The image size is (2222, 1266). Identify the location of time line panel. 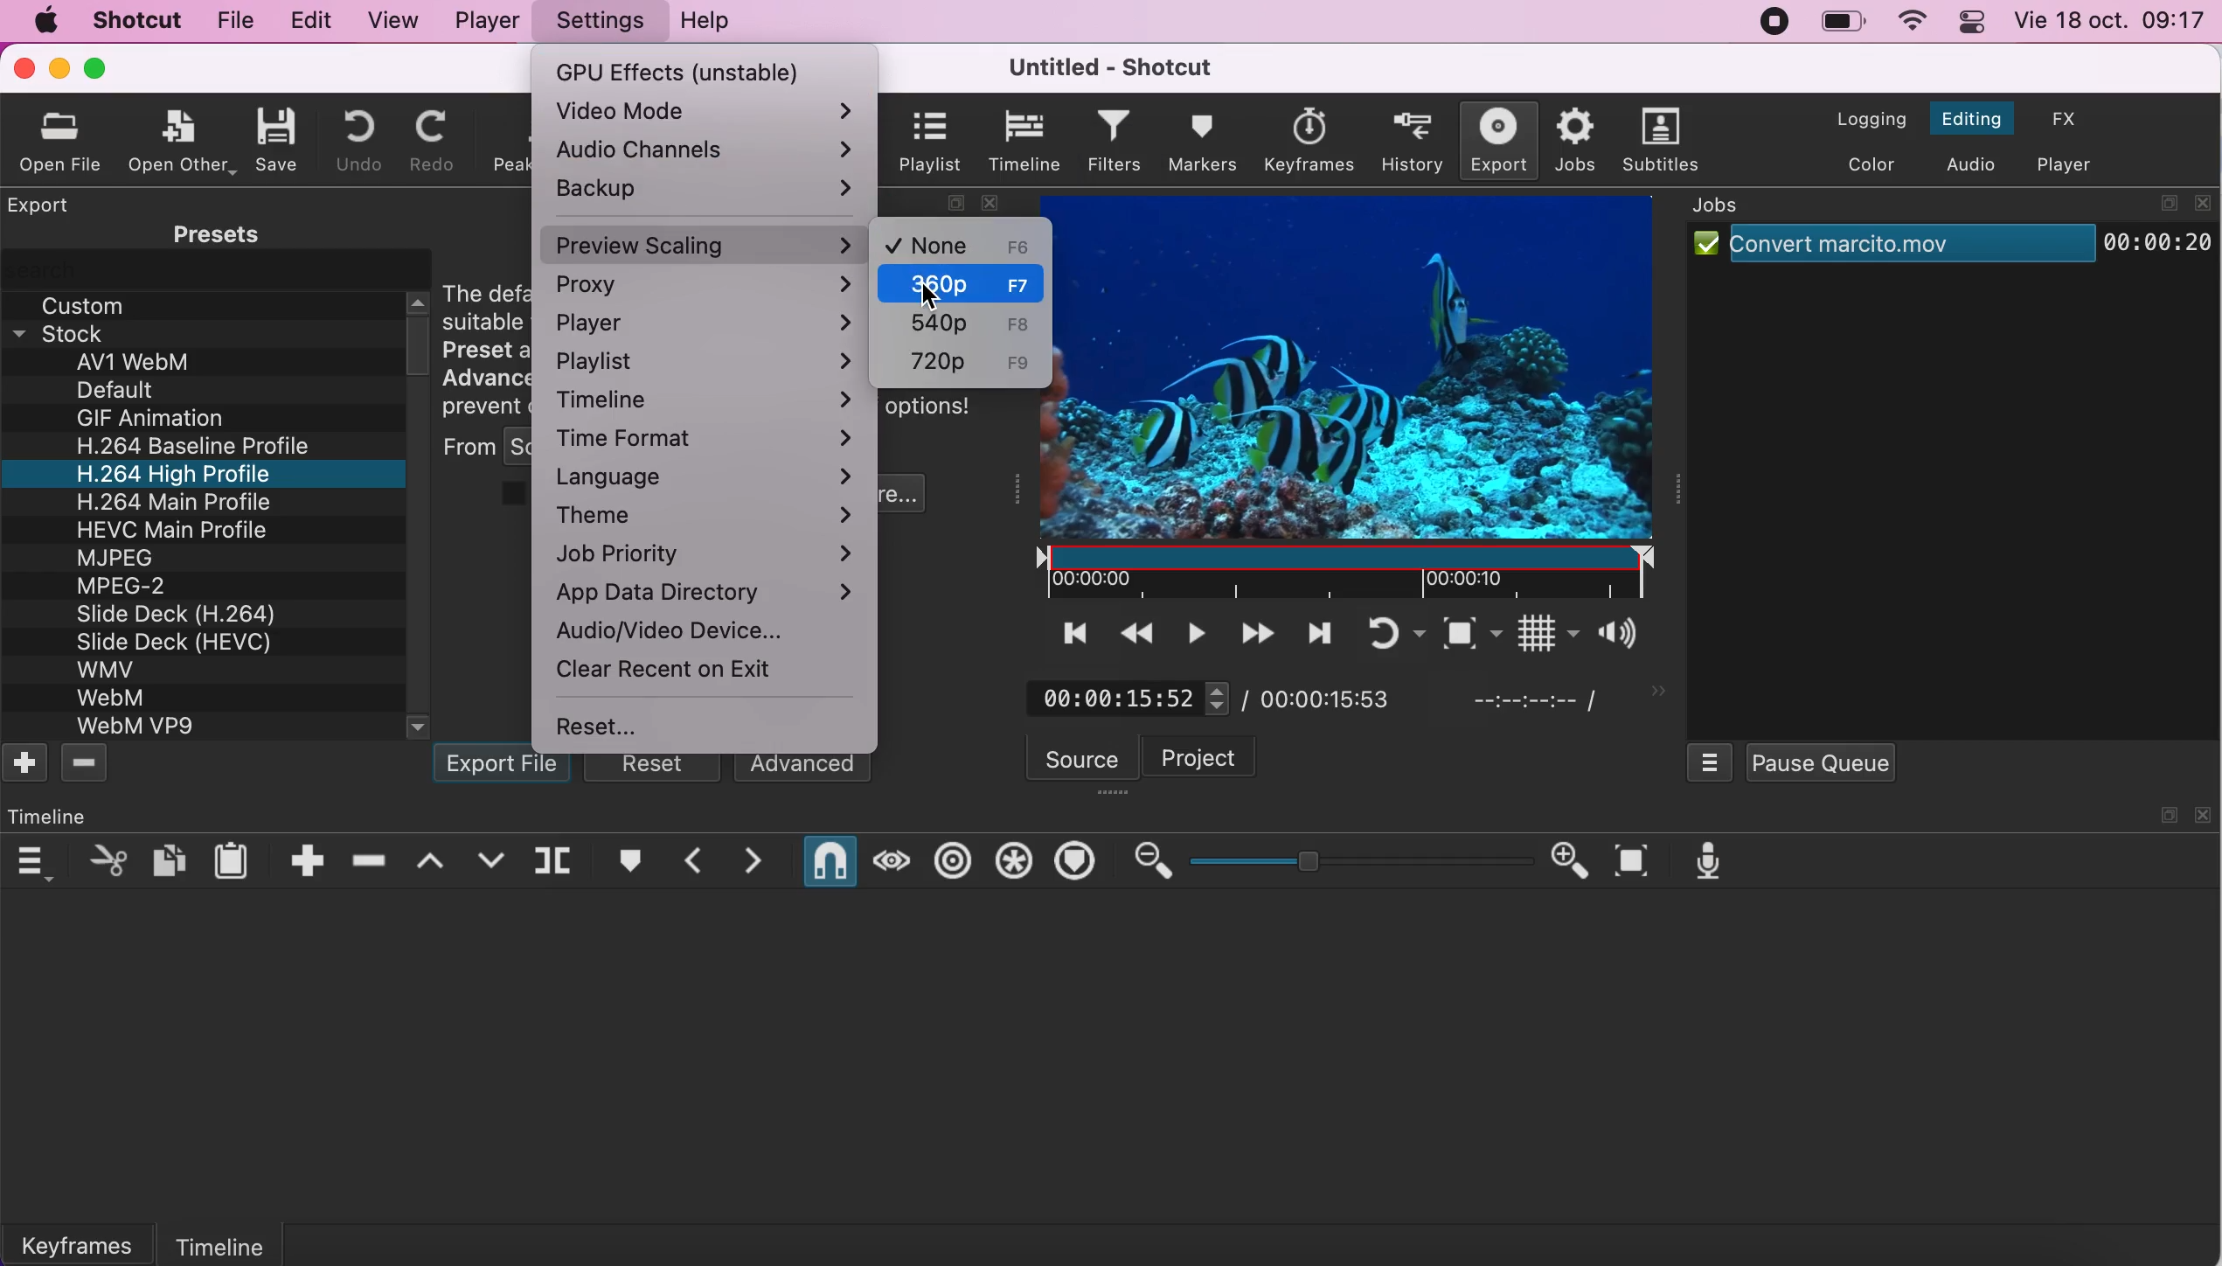
(52, 816).